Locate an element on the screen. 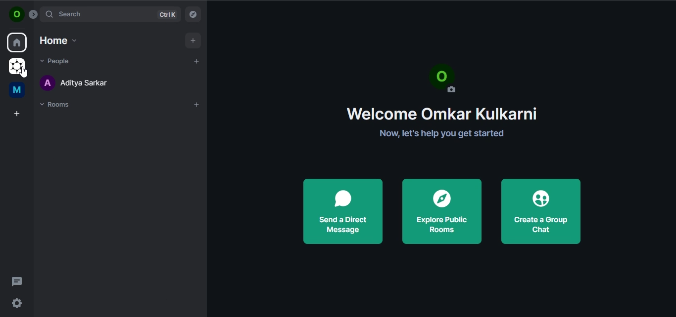 This screenshot has width=676, height=317. quicker settings is located at coordinates (16, 302).